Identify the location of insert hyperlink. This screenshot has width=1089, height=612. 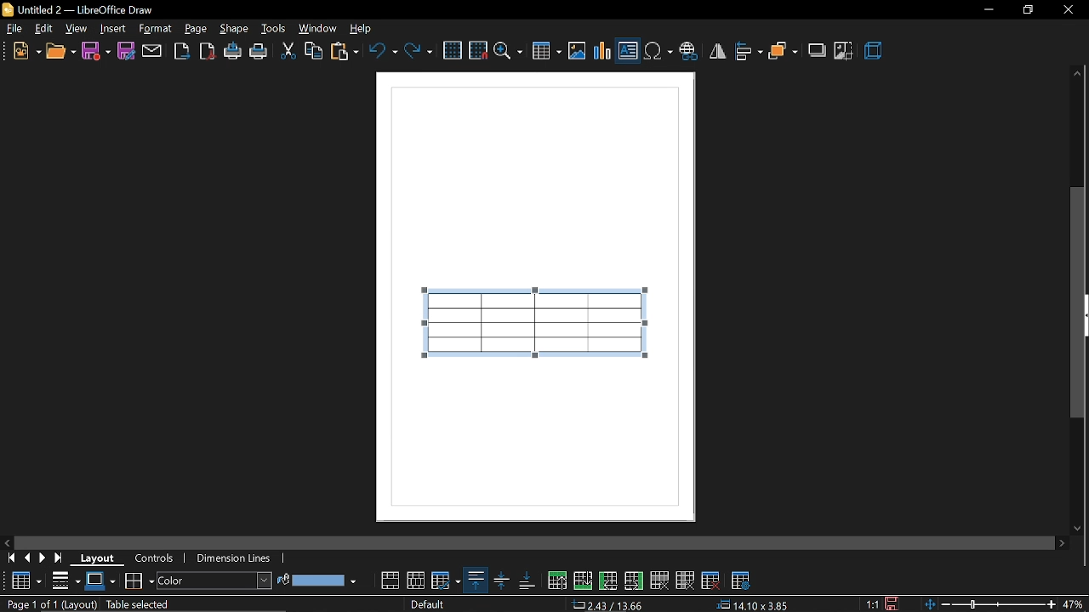
(687, 48).